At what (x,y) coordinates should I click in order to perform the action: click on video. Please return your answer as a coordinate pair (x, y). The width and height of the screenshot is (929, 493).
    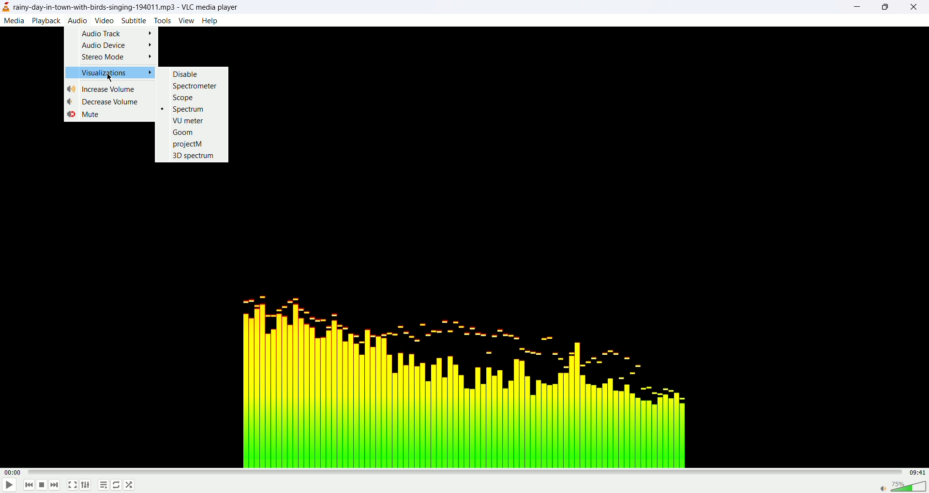
    Looking at the image, I should click on (105, 20).